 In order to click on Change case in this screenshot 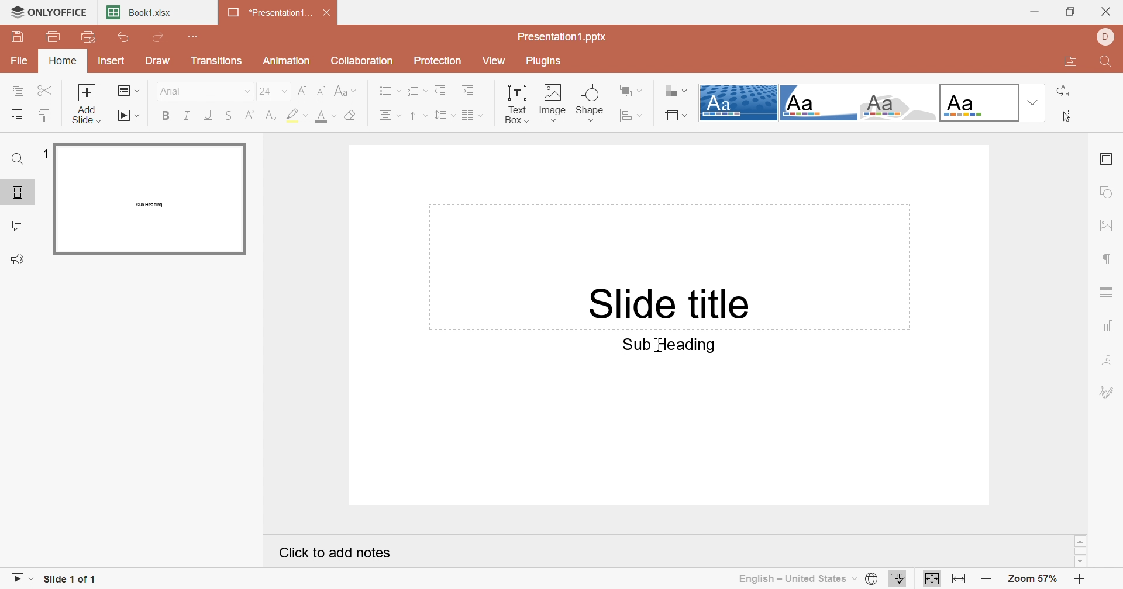, I will do `click(345, 90)`.